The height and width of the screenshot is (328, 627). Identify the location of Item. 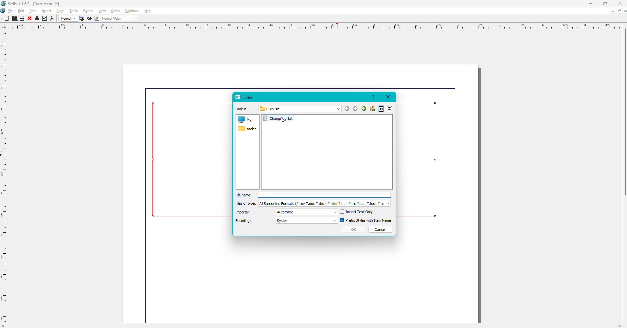
(33, 11).